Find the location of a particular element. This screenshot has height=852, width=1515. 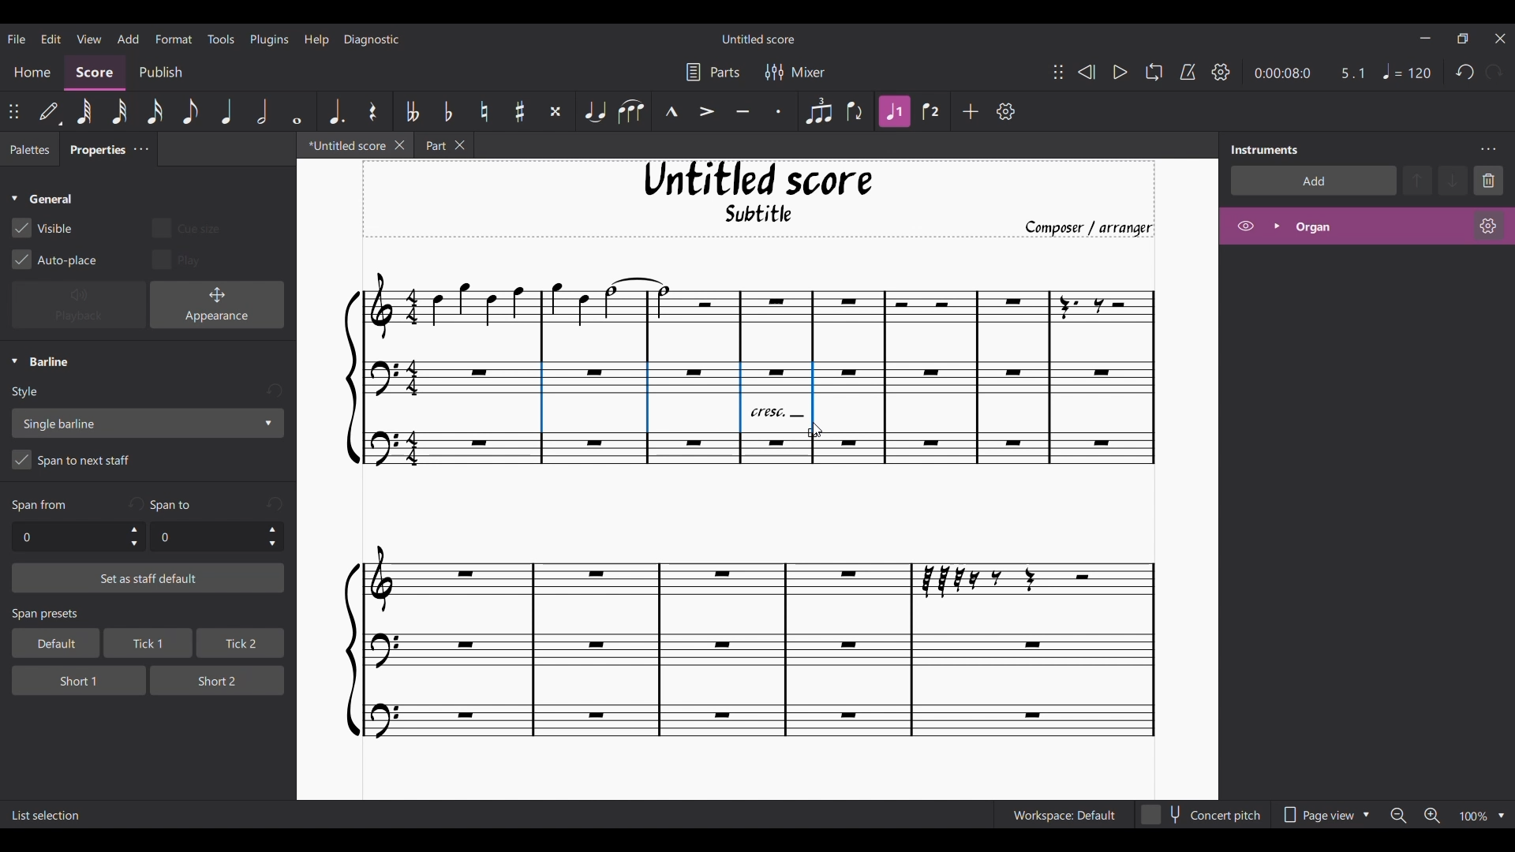

Toggle flat is located at coordinates (447, 111).